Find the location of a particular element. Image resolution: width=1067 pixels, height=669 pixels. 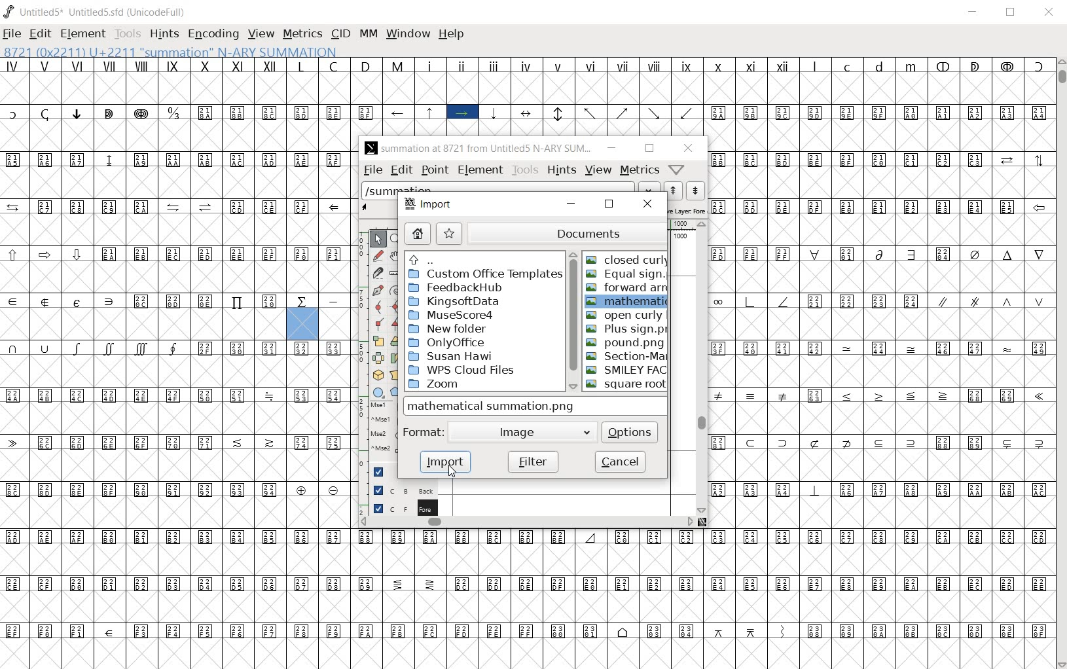

GLYPHS is located at coordinates (175, 364).